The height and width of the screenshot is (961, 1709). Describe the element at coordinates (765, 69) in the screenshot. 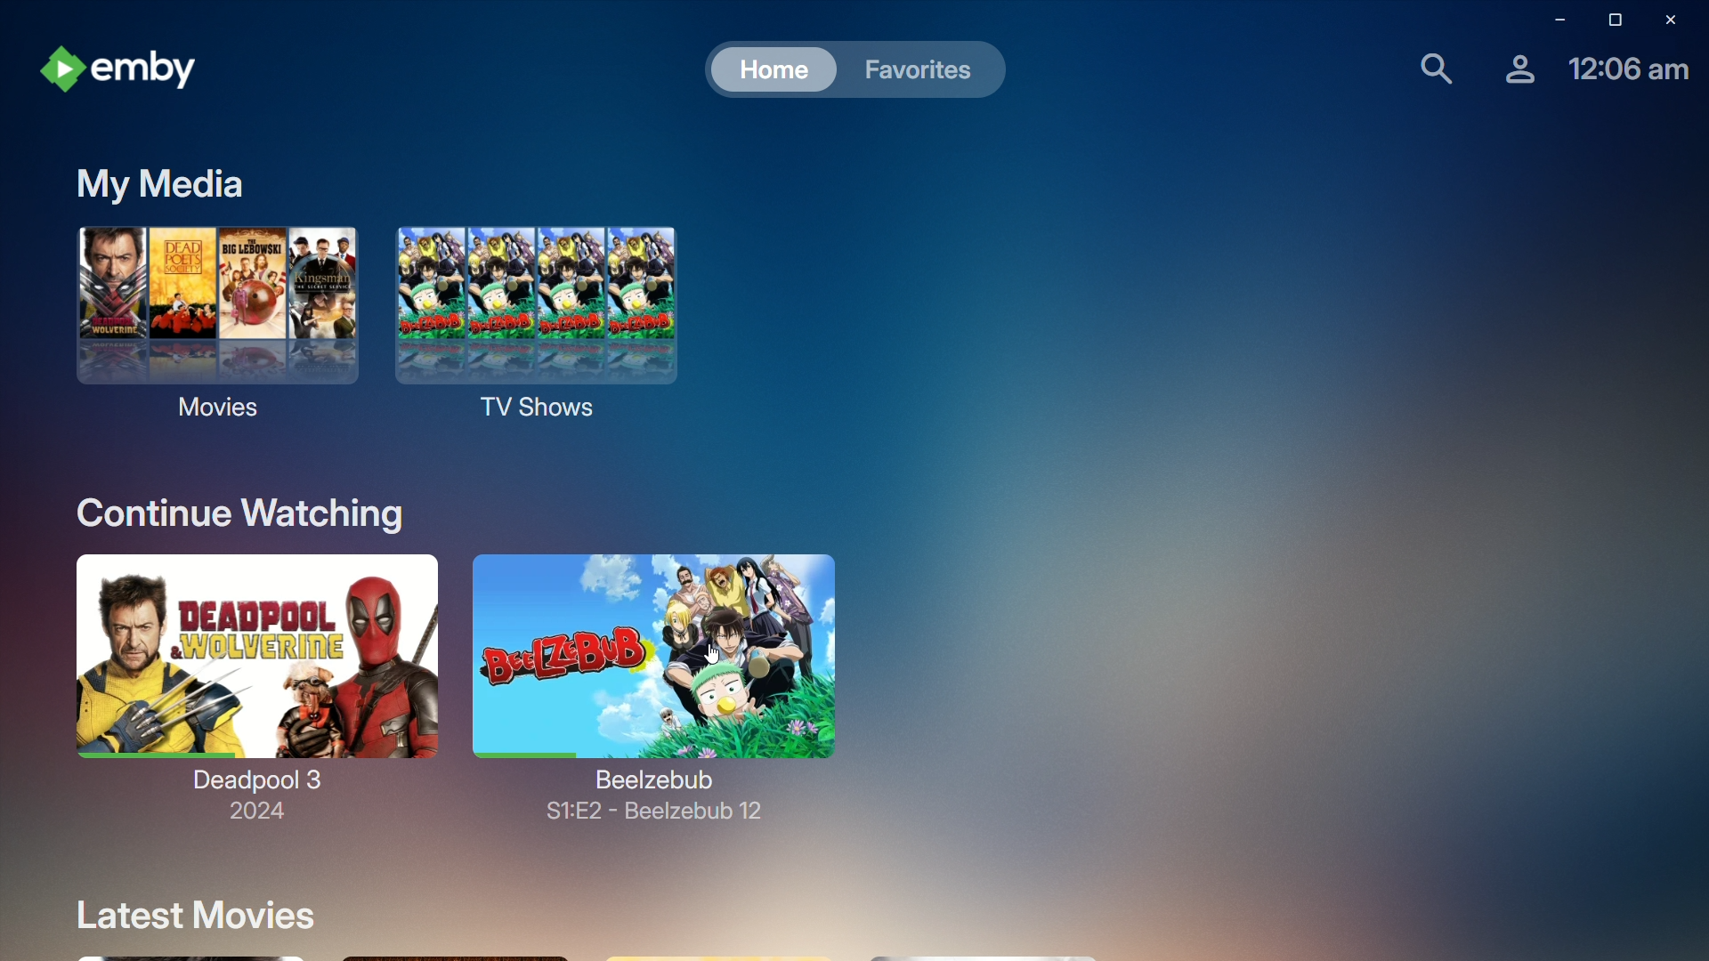

I see `Home` at that location.